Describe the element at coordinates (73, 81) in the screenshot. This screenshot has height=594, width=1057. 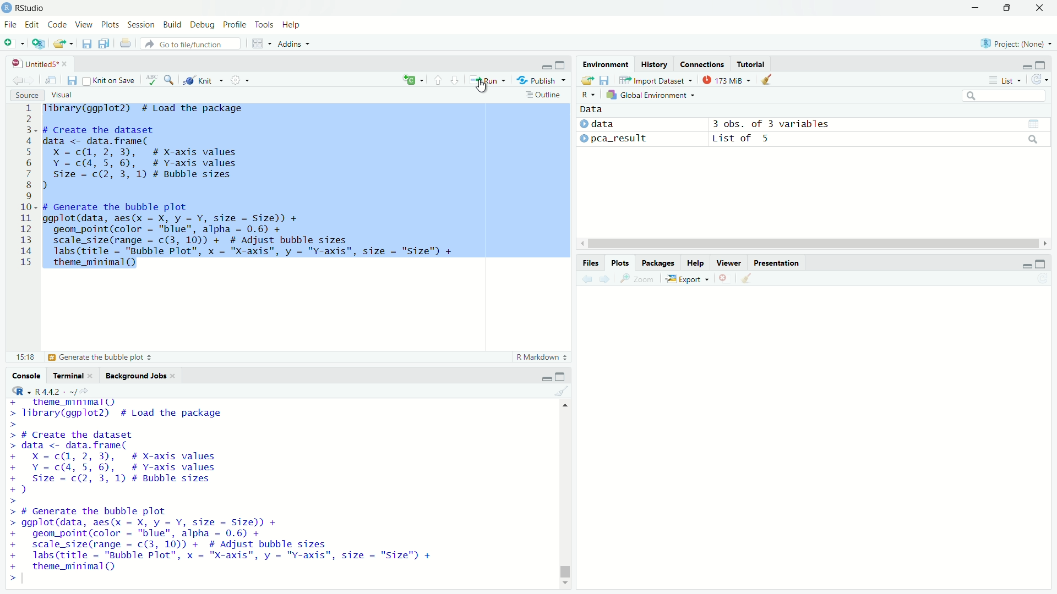
I see `save` at that location.